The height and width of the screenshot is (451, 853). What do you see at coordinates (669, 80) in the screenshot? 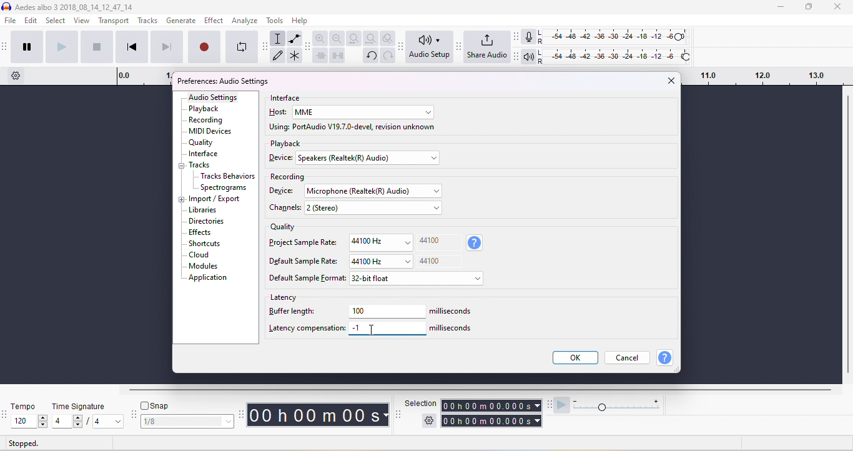
I see `close` at bounding box center [669, 80].